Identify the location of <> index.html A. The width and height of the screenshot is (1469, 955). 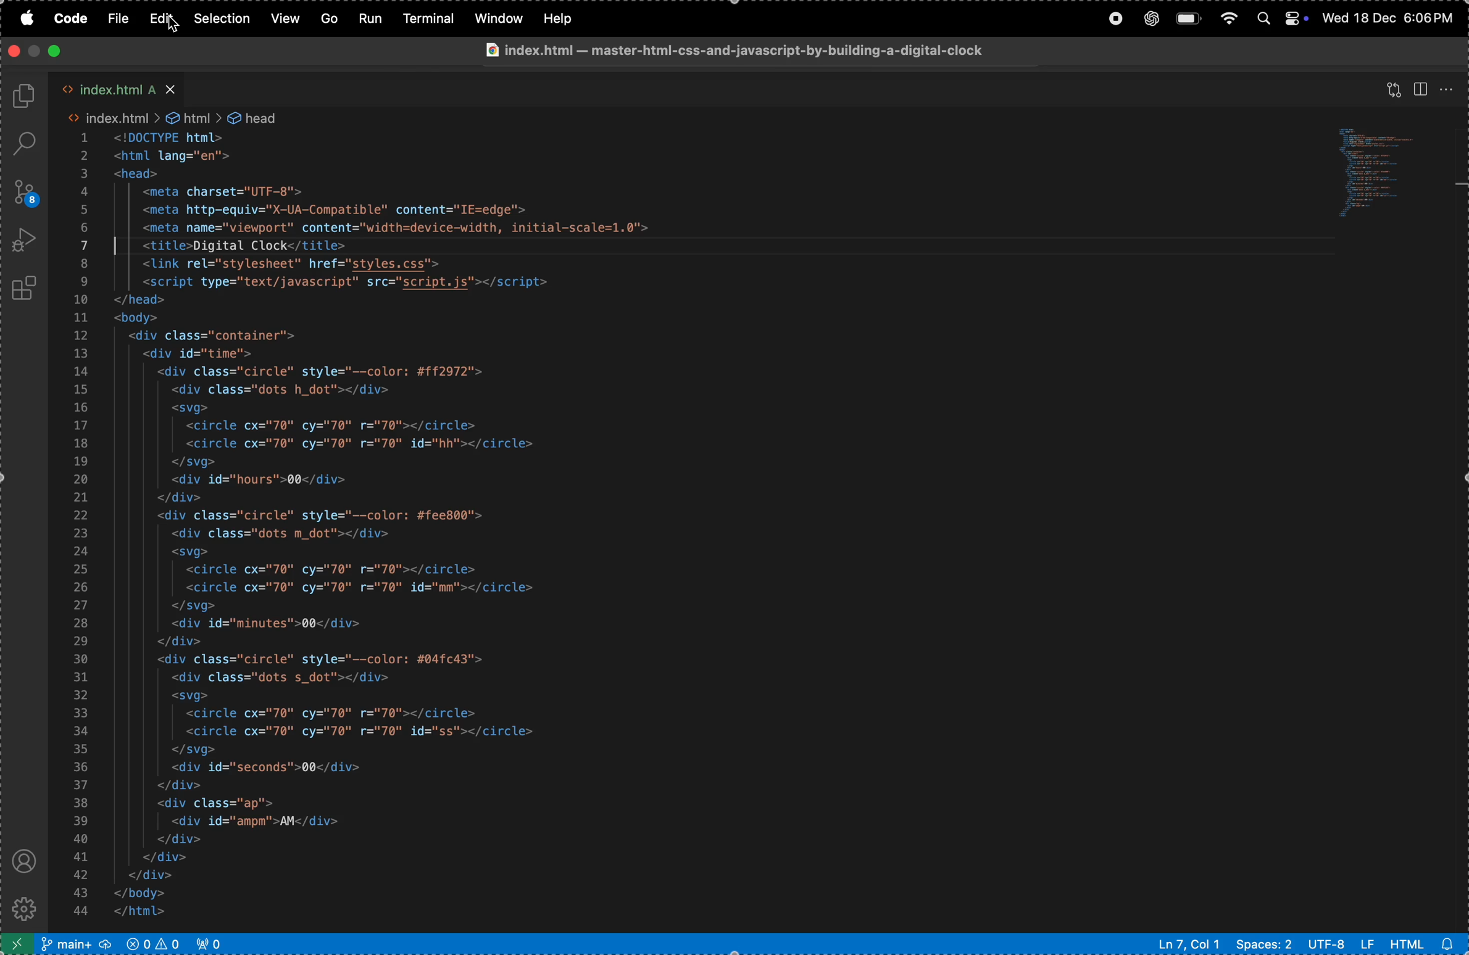
(122, 87).